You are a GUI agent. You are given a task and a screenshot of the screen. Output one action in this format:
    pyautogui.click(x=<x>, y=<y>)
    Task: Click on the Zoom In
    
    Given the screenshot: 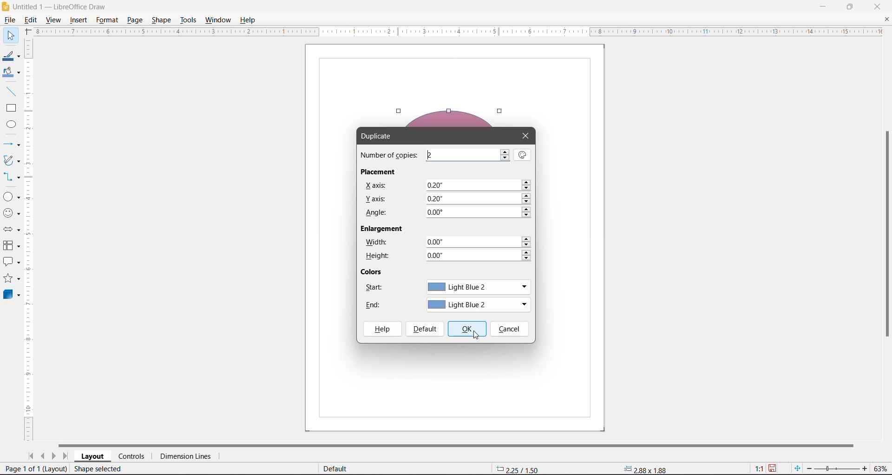 What is the action you would take?
    pyautogui.click(x=863, y=468)
    